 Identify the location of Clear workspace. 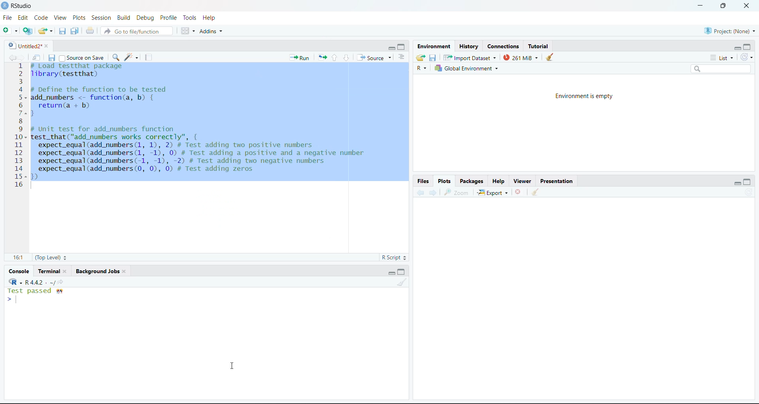
(402, 283).